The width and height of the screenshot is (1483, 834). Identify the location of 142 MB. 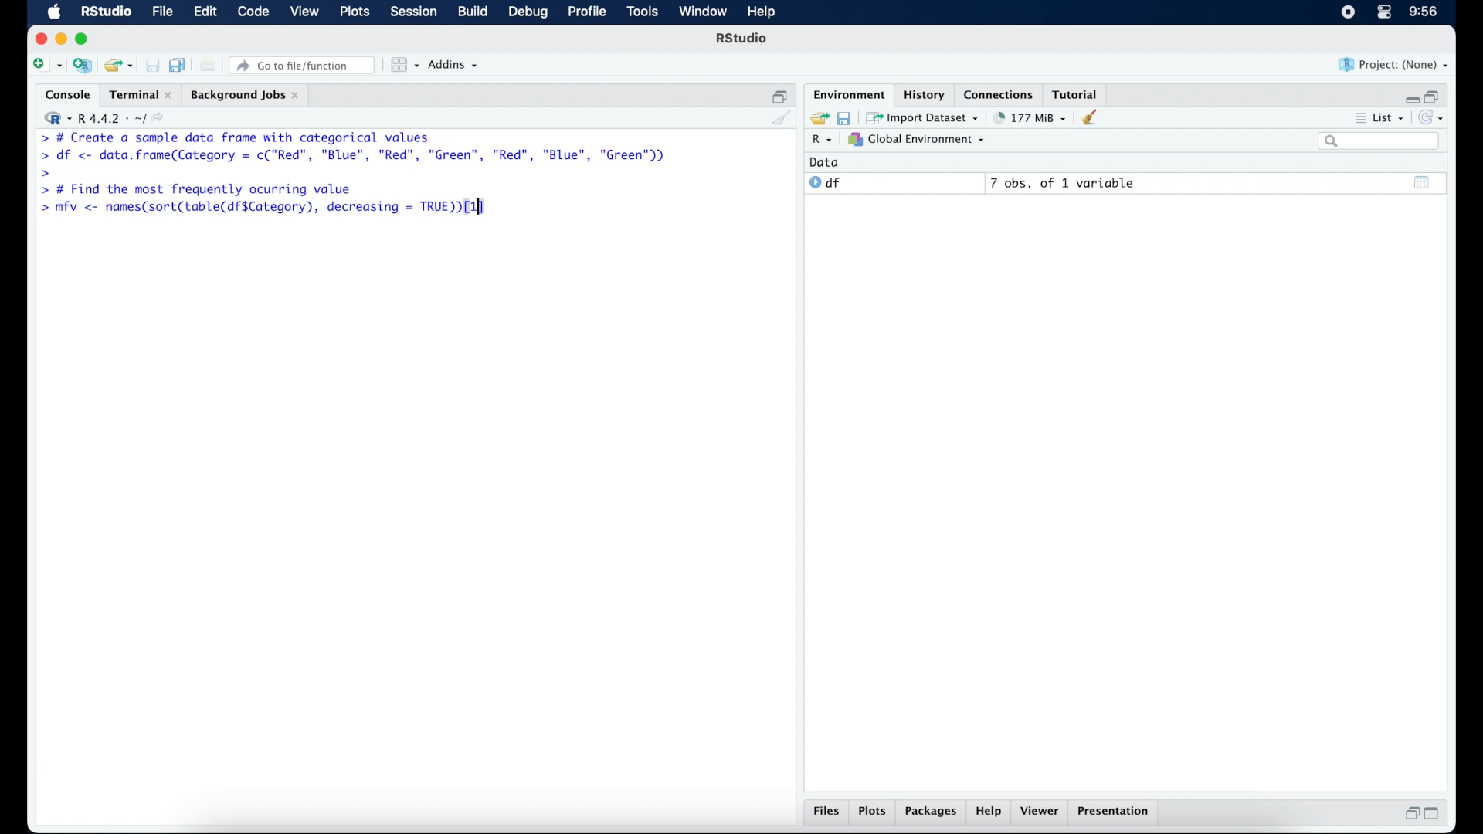
(1030, 117).